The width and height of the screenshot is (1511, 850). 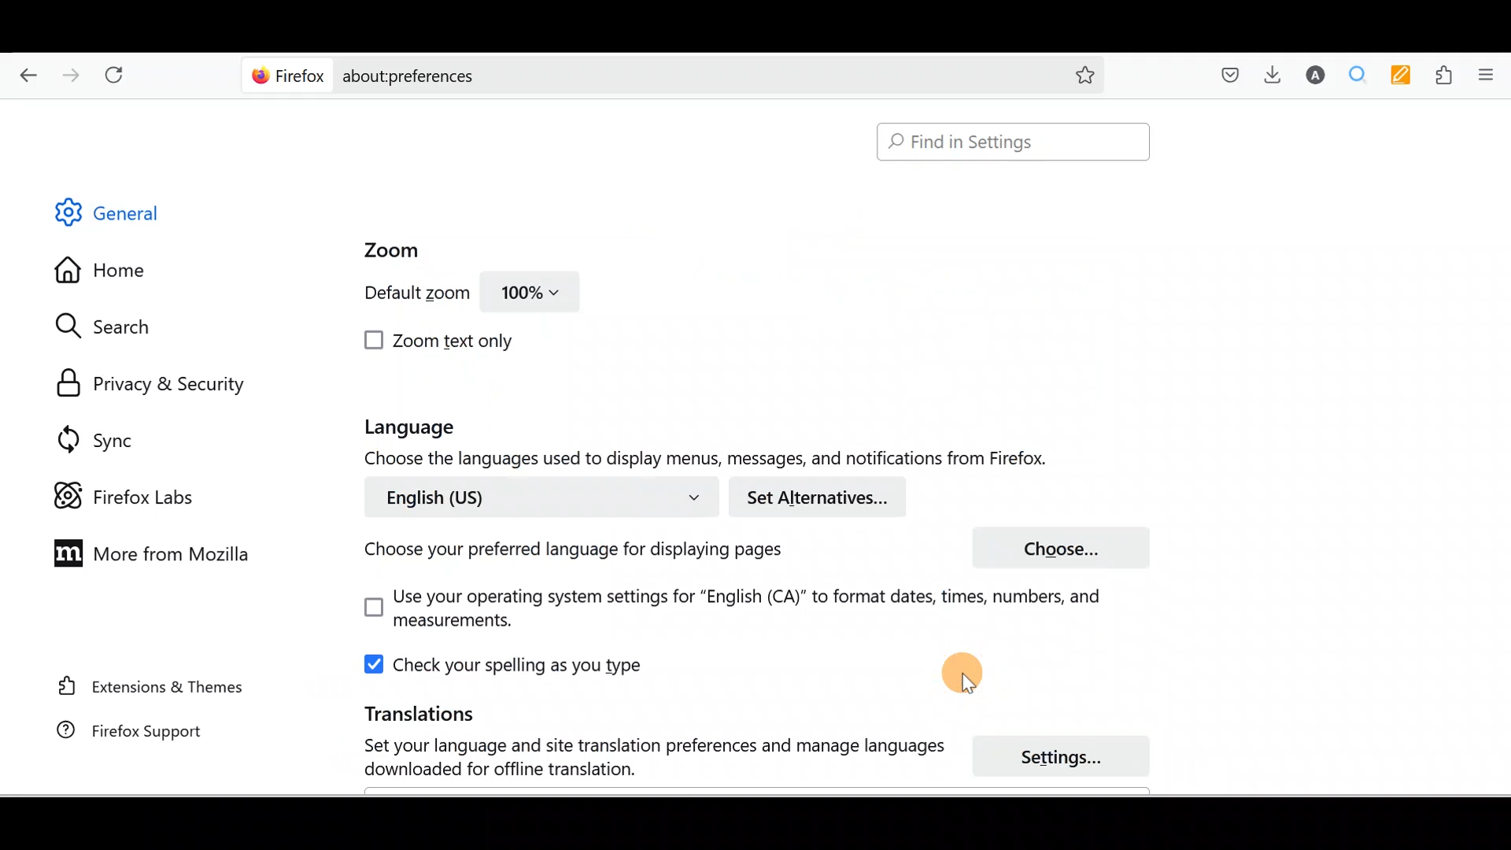 What do you see at coordinates (1500, 448) in the screenshot?
I see `Scroll bar` at bounding box center [1500, 448].